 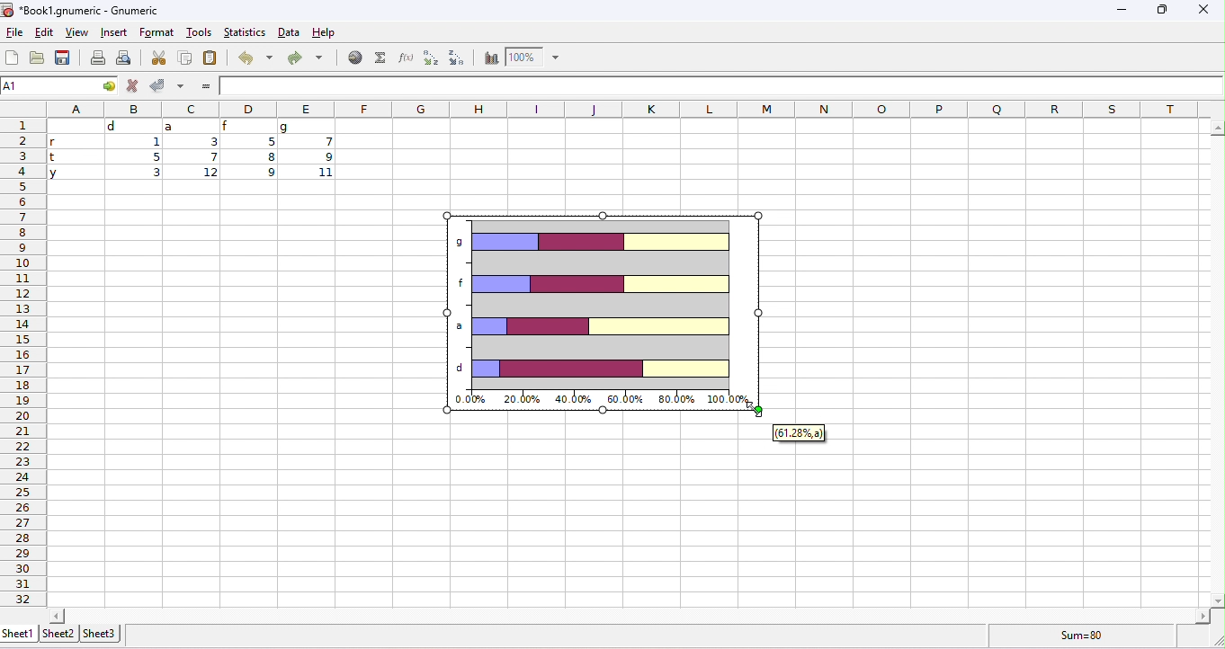 I want to click on select function, so click(x=379, y=58).